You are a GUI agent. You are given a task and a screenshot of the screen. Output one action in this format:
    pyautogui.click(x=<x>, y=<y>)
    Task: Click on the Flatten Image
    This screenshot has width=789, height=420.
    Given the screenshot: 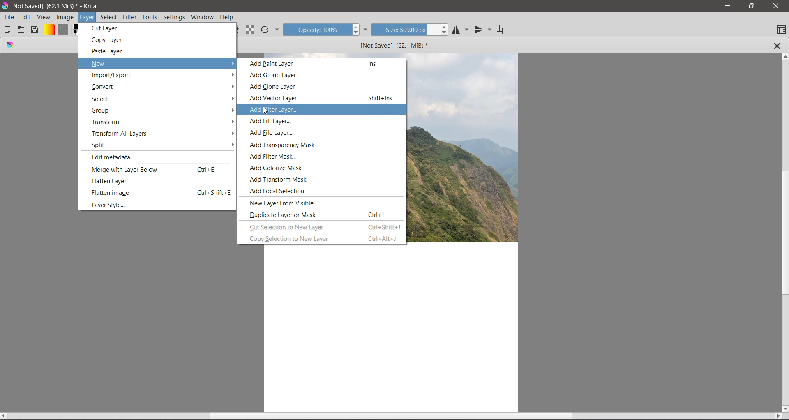 What is the action you would take?
    pyautogui.click(x=161, y=193)
    